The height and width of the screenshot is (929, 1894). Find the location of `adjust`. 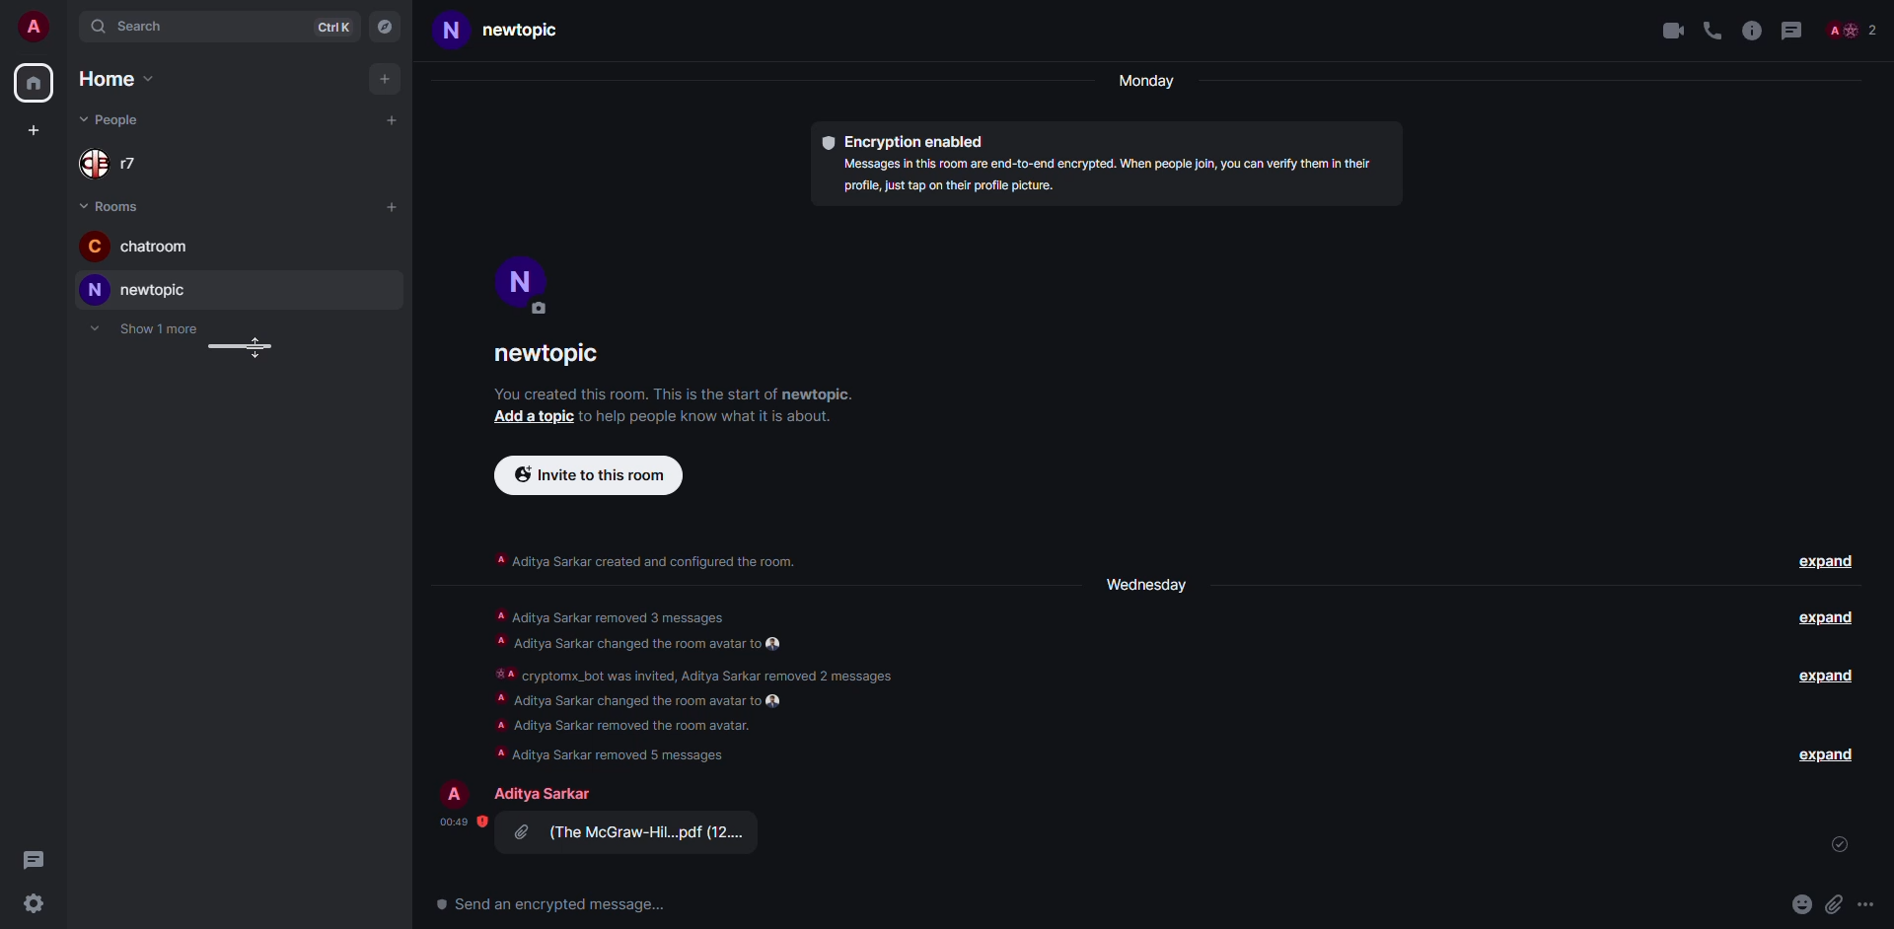

adjust is located at coordinates (235, 348).